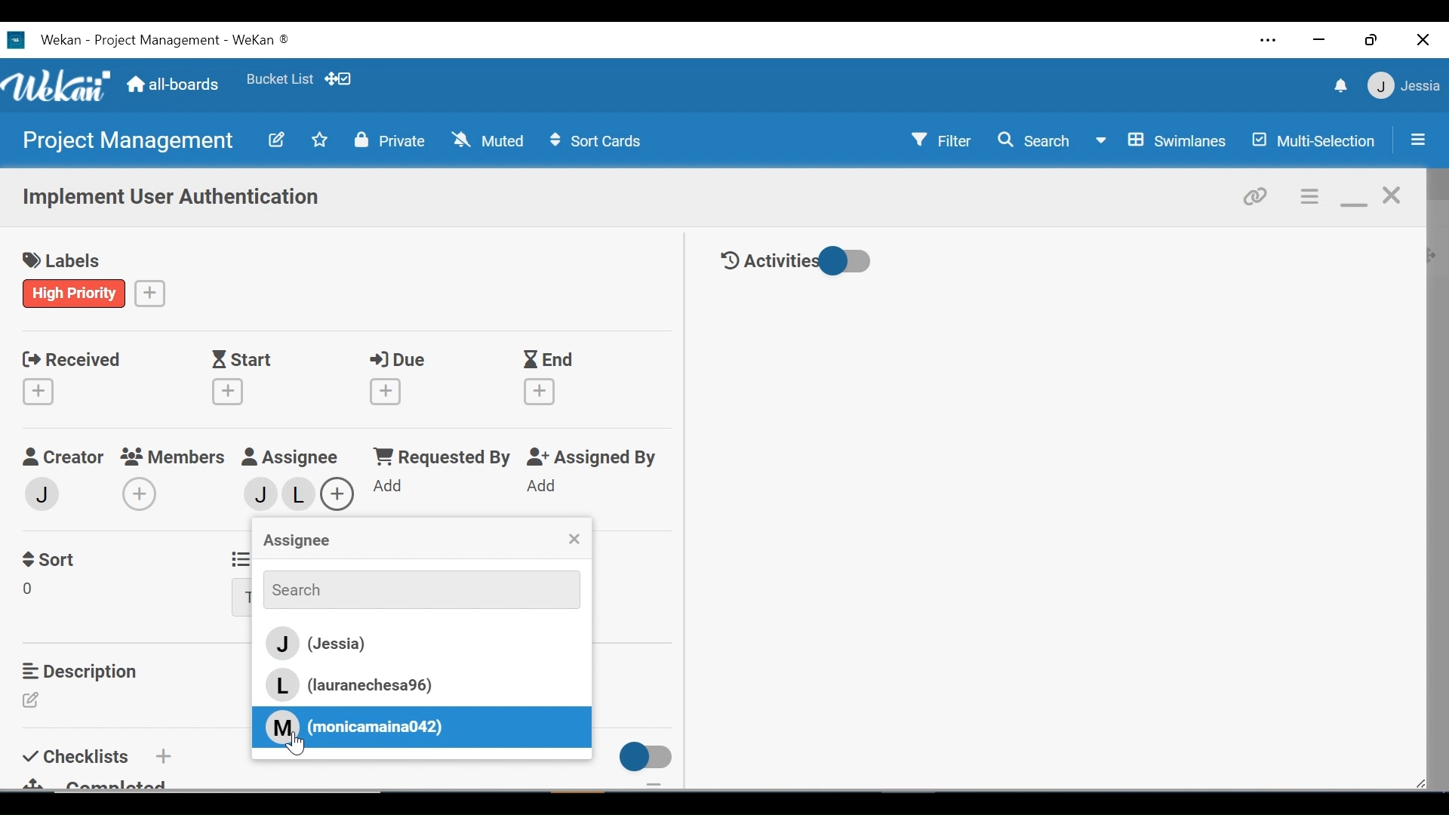  What do you see at coordinates (1393, 196) in the screenshot?
I see `close` at bounding box center [1393, 196].